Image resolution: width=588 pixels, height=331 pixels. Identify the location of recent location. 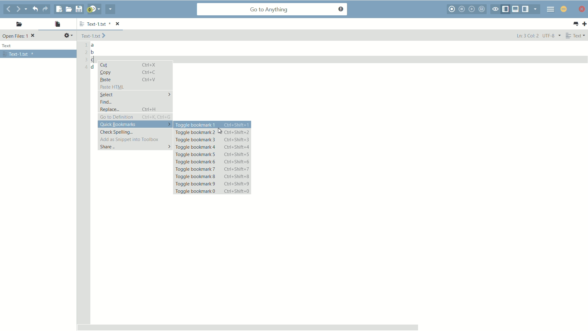
(28, 8).